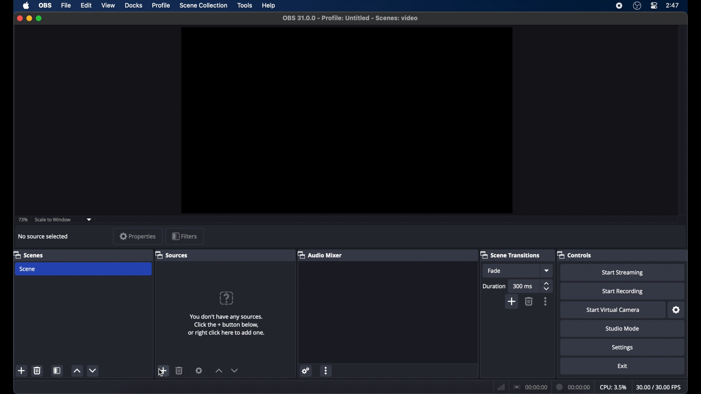 The height and width of the screenshot is (394, 701). I want to click on close, so click(19, 18).